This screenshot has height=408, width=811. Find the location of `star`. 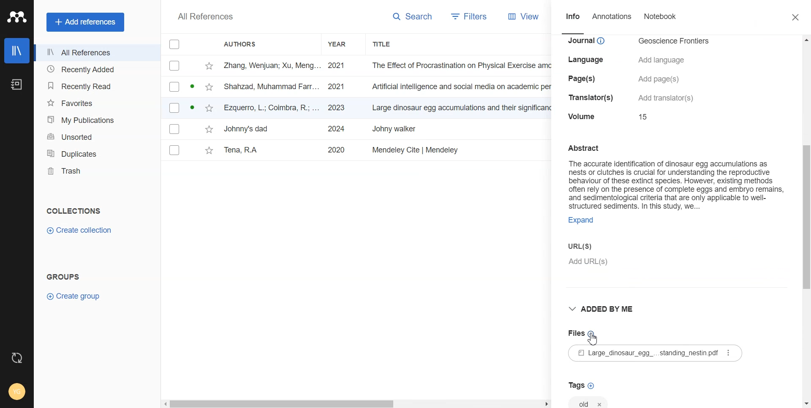

star is located at coordinates (210, 151).